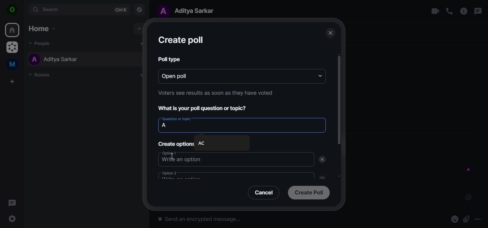 This screenshot has width=488, height=228. I want to click on cursor, so click(173, 156).